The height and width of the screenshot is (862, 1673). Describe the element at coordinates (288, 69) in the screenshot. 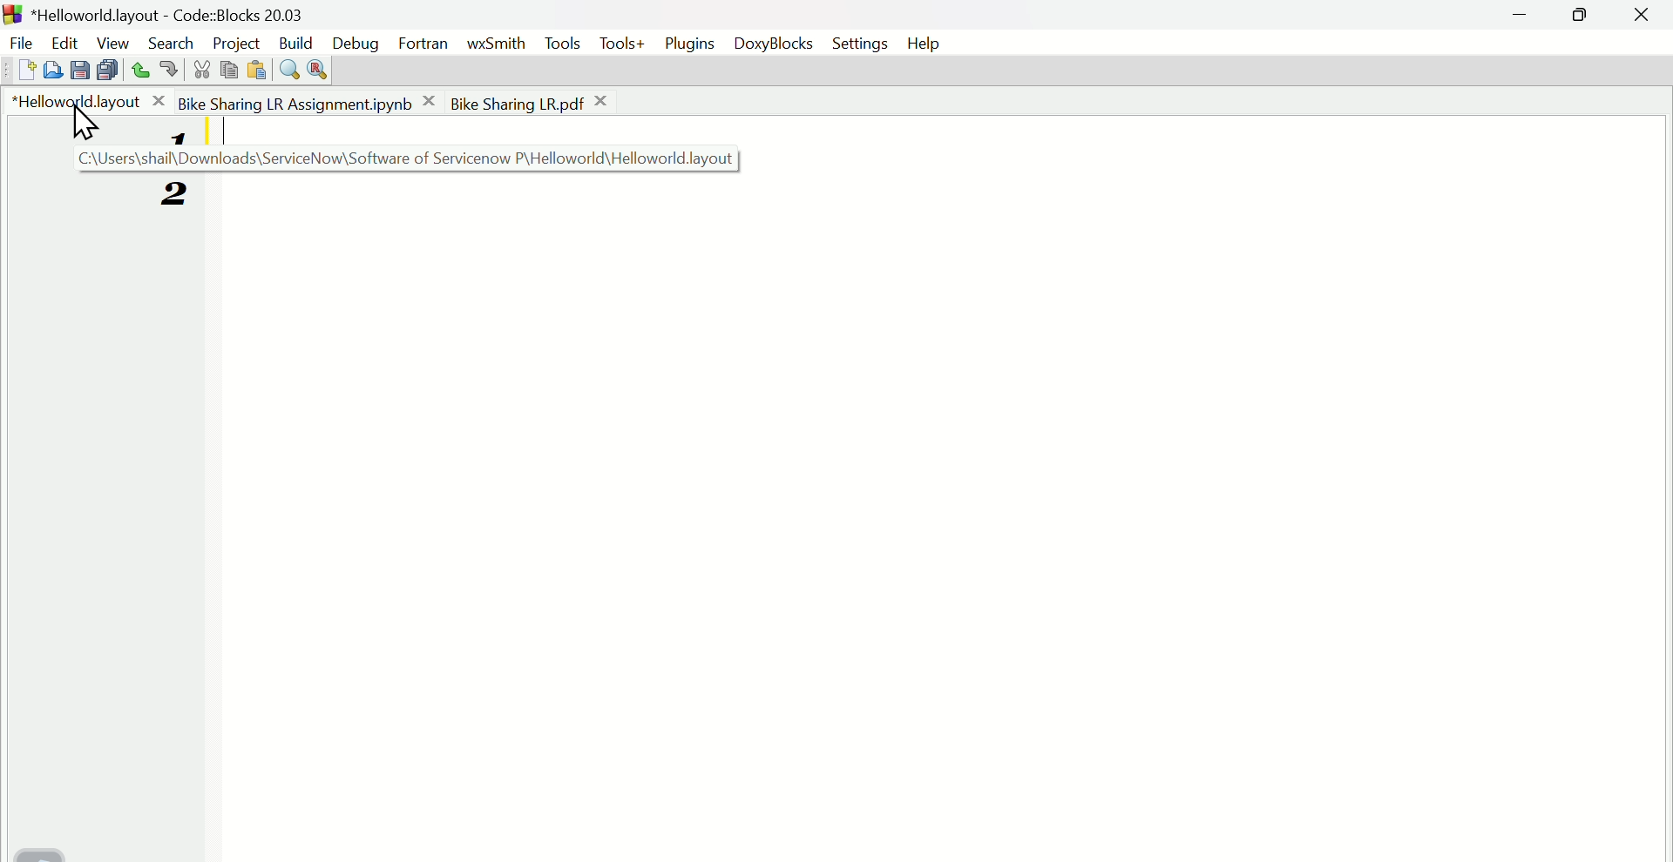

I see `Find` at that location.